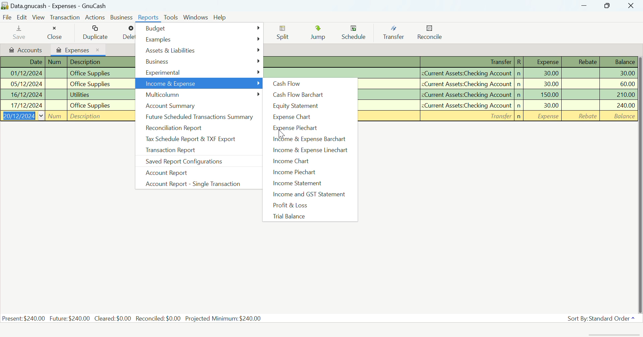 The width and height of the screenshot is (643, 337). I want to click on Cash Flow Barchart, so click(309, 95).